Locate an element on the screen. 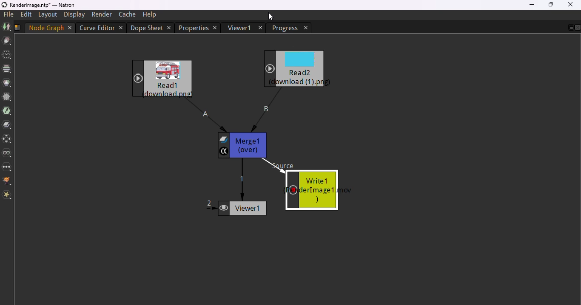 Image resolution: width=581 pixels, height=305 pixels. keyer is located at coordinates (7, 111).